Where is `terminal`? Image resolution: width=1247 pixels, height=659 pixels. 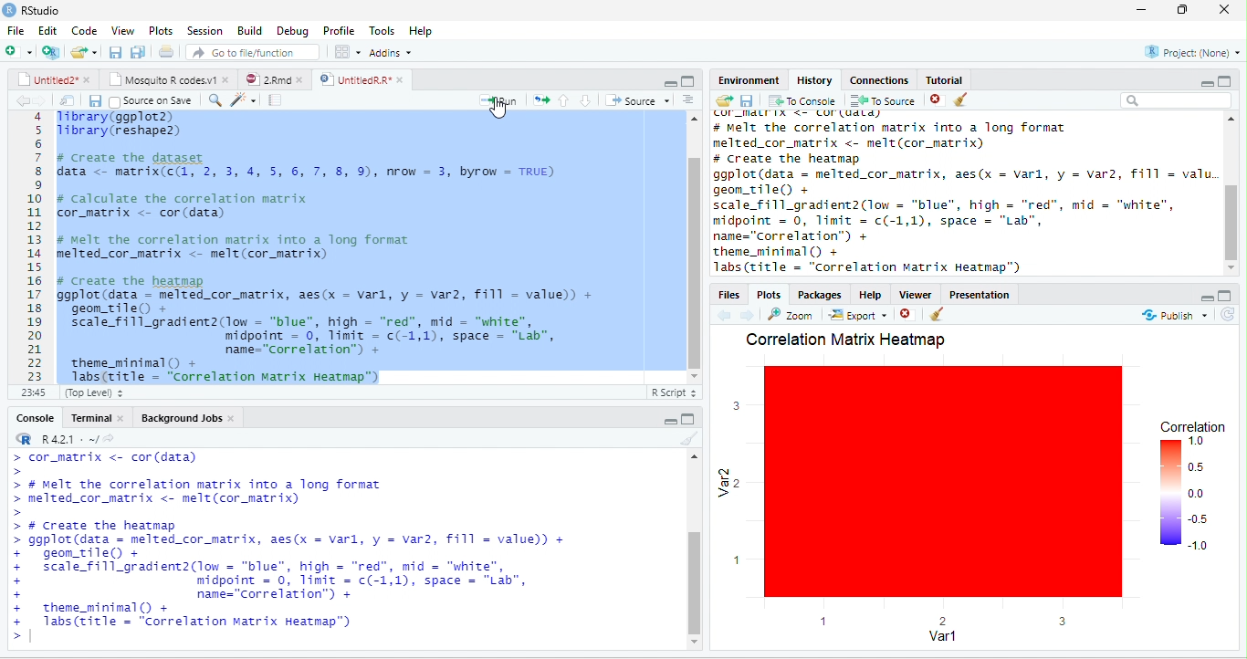
terminal is located at coordinates (100, 417).